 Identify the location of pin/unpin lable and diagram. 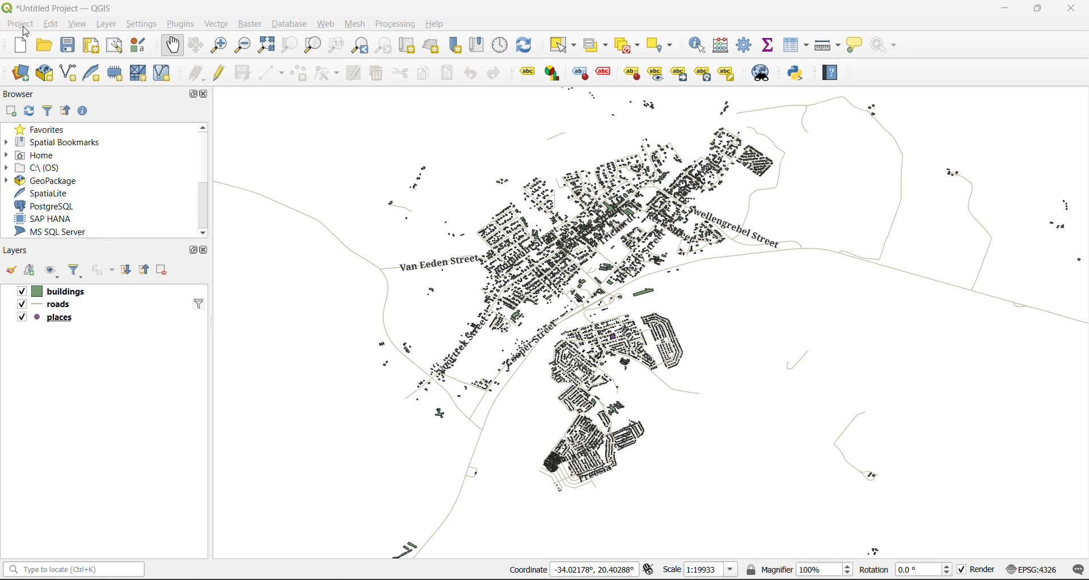
(605, 73).